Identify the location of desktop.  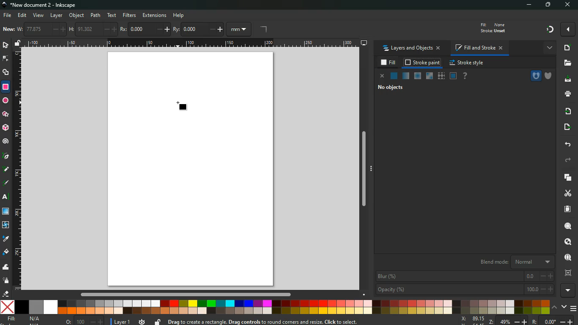
(361, 43).